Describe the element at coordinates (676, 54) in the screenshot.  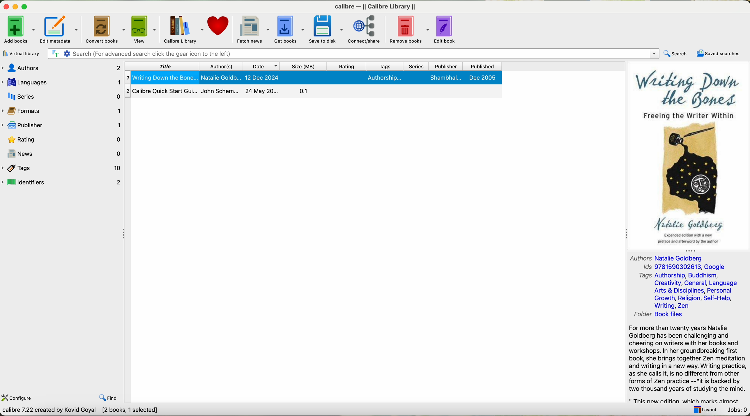
I see `search` at that location.